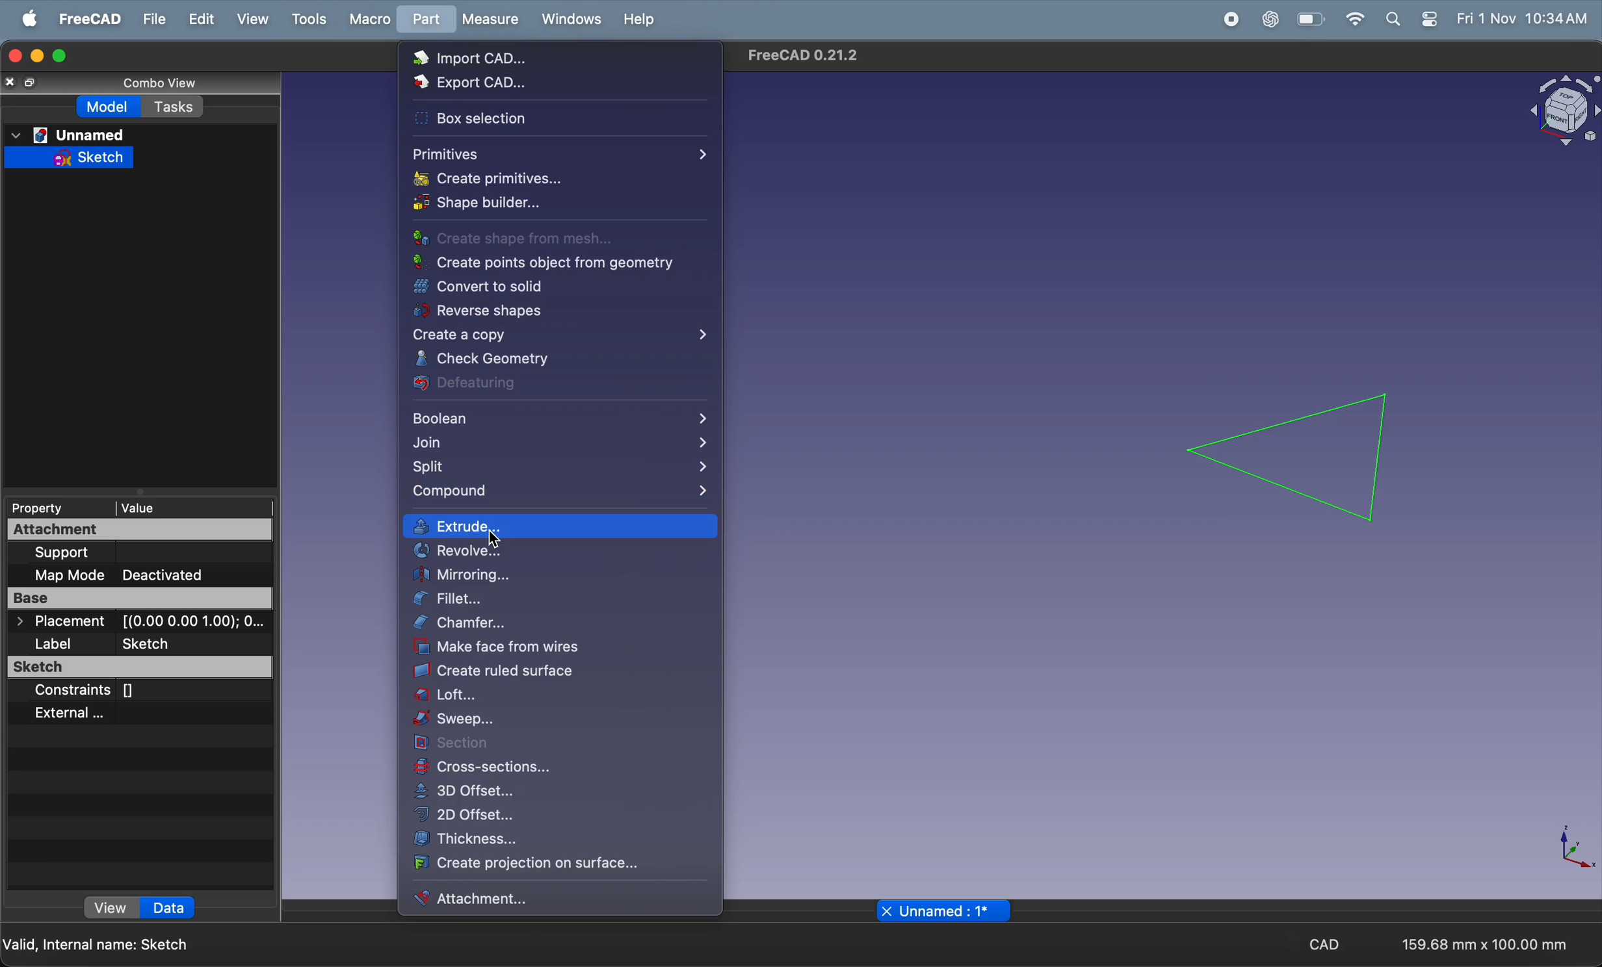  What do you see at coordinates (255, 18) in the screenshot?
I see `view` at bounding box center [255, 18].